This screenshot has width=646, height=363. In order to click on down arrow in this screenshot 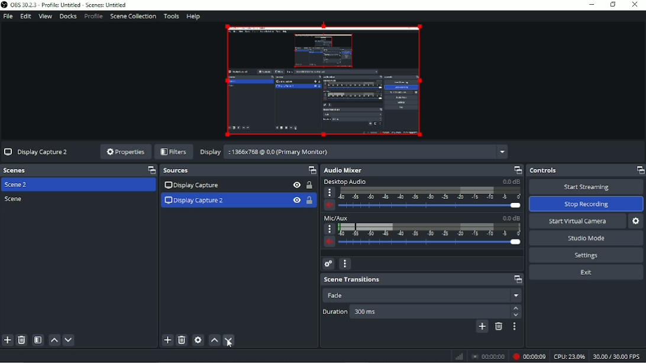, I will do `click(516, 316)`.